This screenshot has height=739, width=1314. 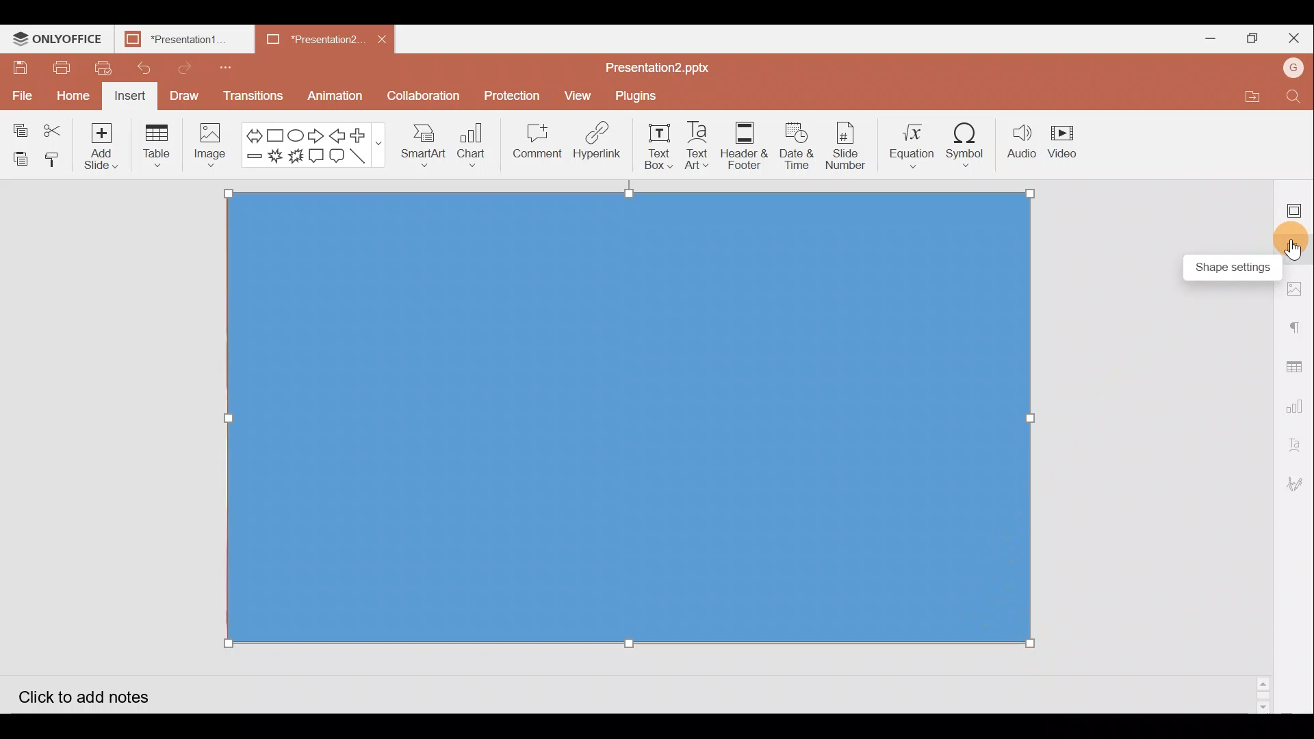 What do you see at coordinates (1228, 267) in the screenshot?
I see `Slide settings` at bounding box center [1228, 267].